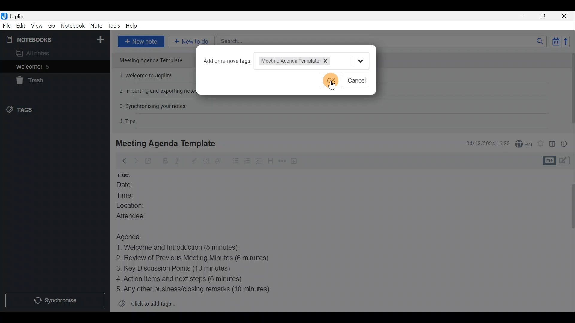  What do you see at coordinates (485, 143) in the screenshot?
I see `04/12/2024 16:32` at bounding box center [485, 143].